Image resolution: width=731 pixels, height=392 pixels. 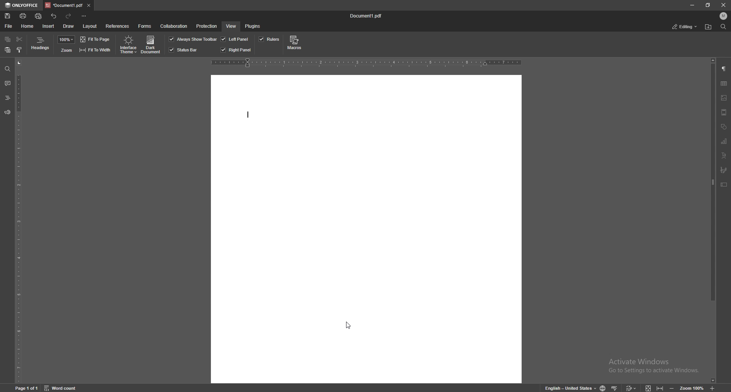 What do you see at coordinates (39, 16) in the screenshot?
I see `quick print` at bounding box center [39, 16].